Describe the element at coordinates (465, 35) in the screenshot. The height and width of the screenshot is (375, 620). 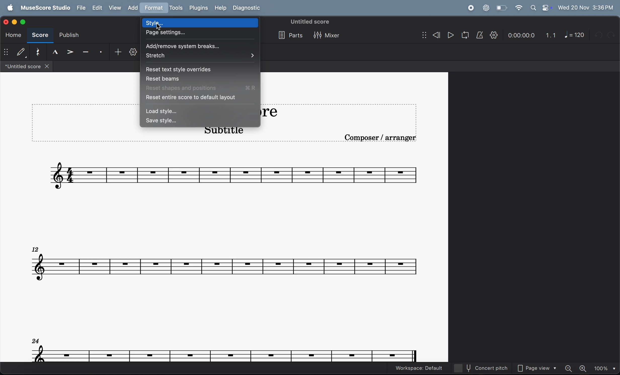
I see `loop play back` at that location.